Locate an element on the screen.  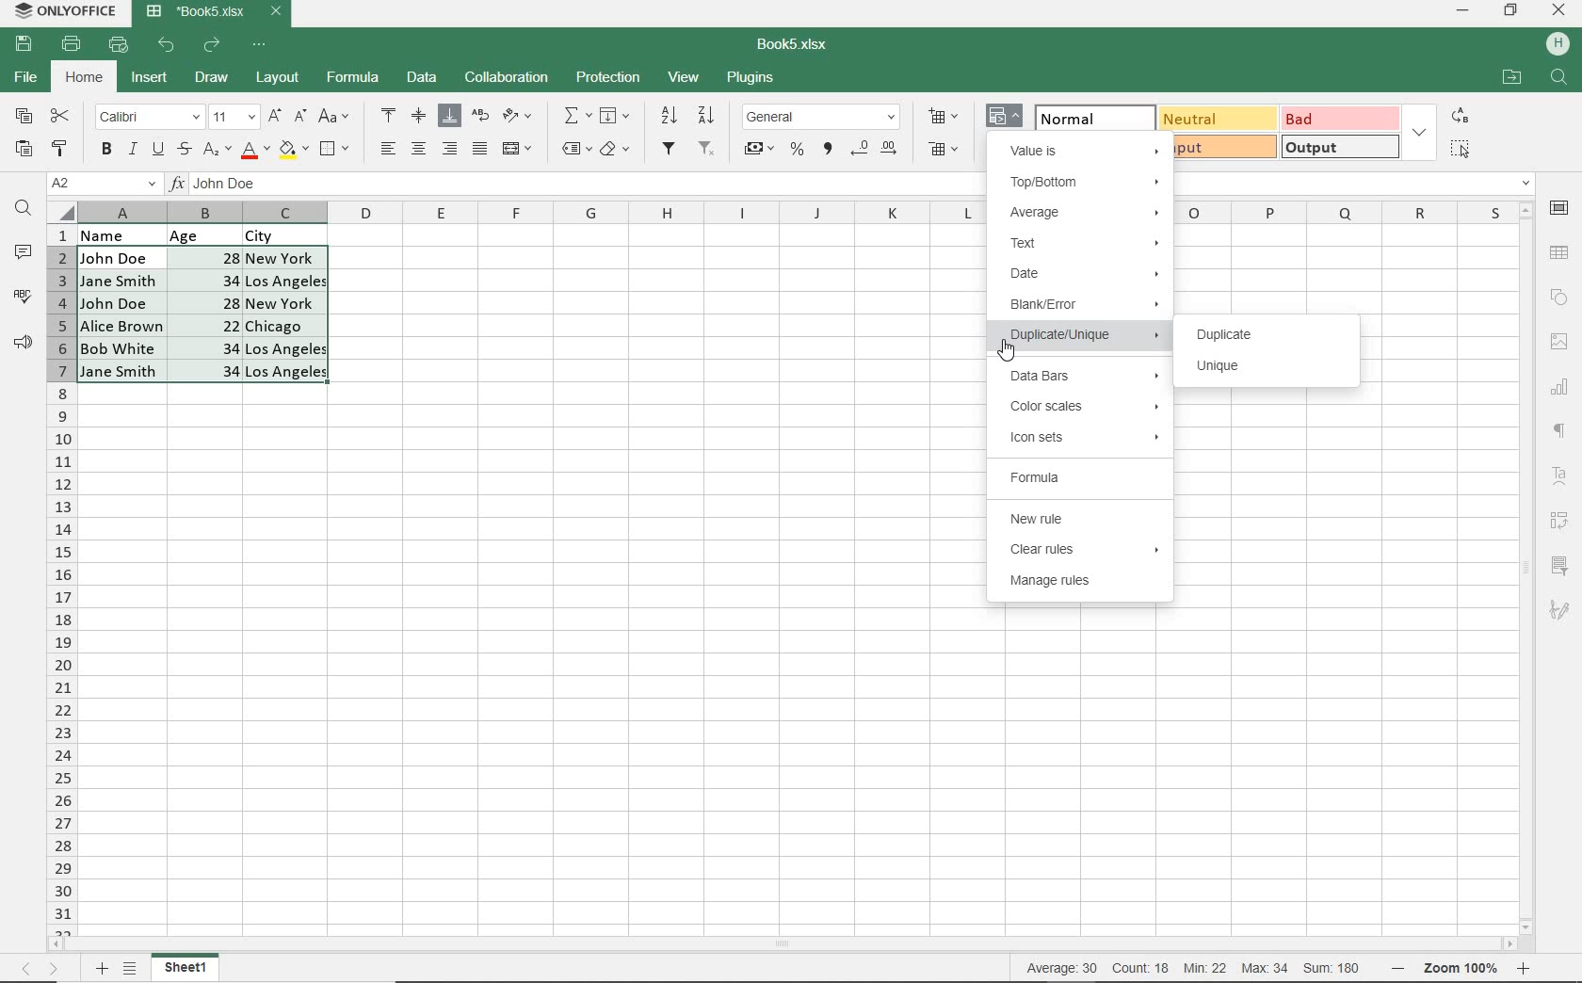
NAME MANAGER is located at coordinates (103, 184).